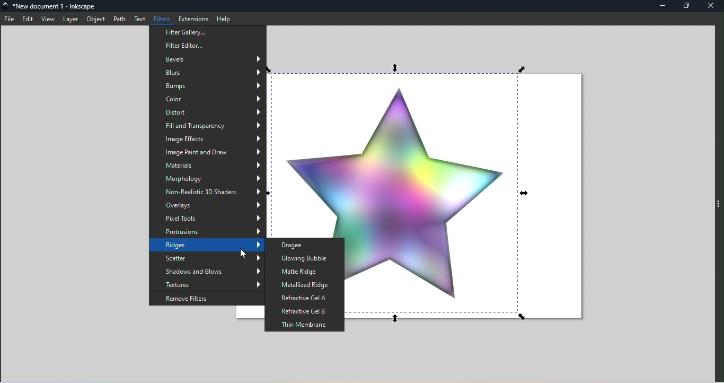  What do you see at coordinates (208, 285) in the screenshot?
I see `Textures` at bounding box center [208, 285].